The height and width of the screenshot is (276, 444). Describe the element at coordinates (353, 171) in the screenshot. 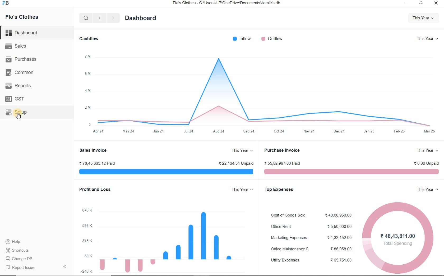

I see `Pink color indication` at that location.